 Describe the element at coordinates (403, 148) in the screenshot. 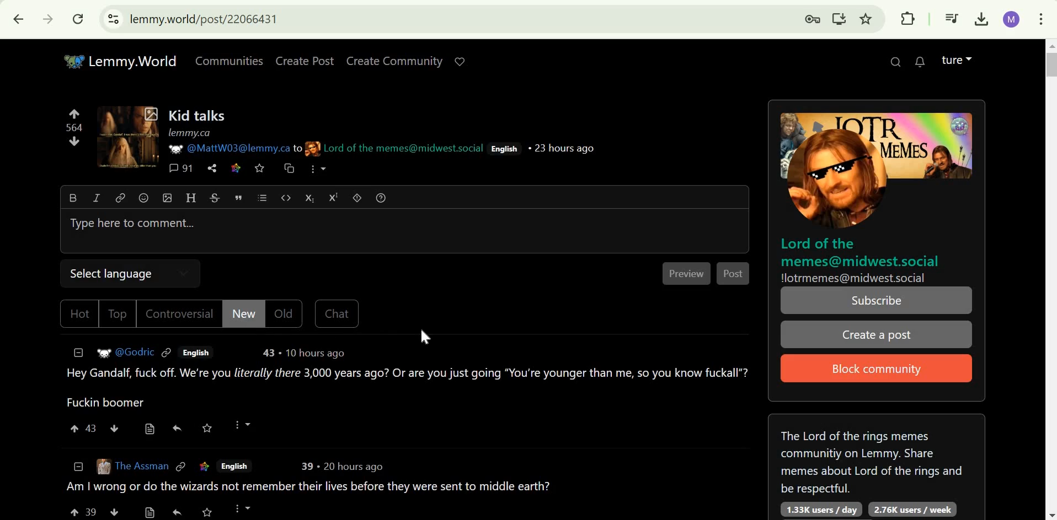

I see `Lord of the memes@midwest.social` at that location.